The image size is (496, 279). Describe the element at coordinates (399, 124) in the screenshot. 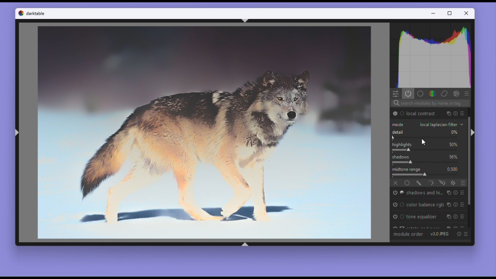

I see `Mode` at that location.